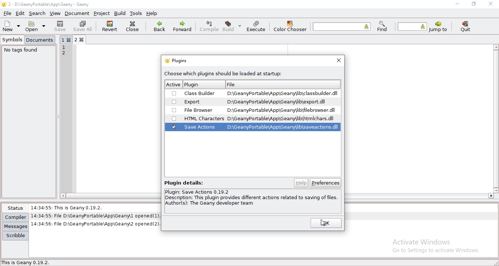 The height and width of the screenshot is (266, 499). What do you see at coordinates (412, 27) in the screenshot?
I see `jump to the entered line number` at bounding box center [412, 27].